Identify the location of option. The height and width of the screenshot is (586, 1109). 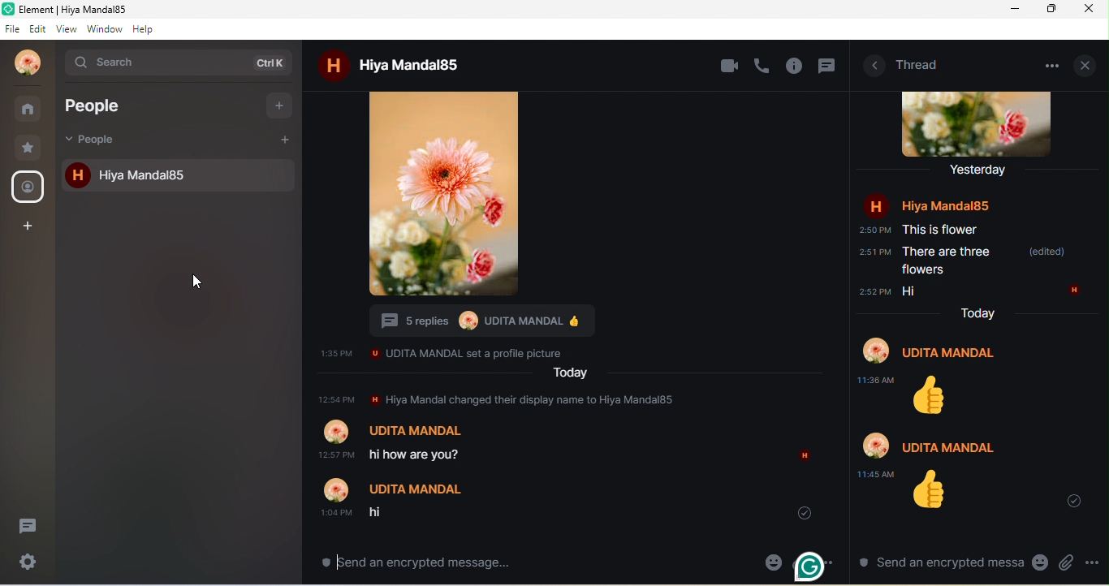
(1094, 562).